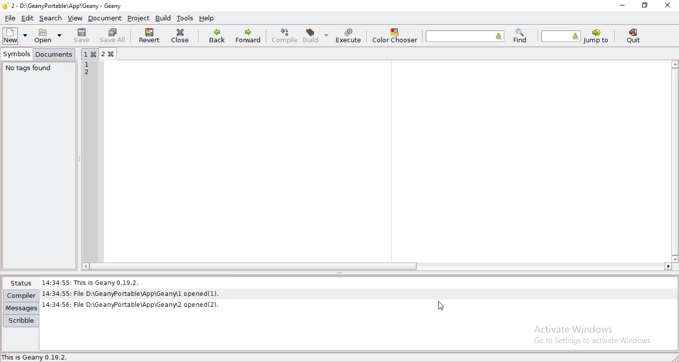  Describe the element at coordinates (465, 35) in the screenshot. I see `find the entered text in the current file` at that location.